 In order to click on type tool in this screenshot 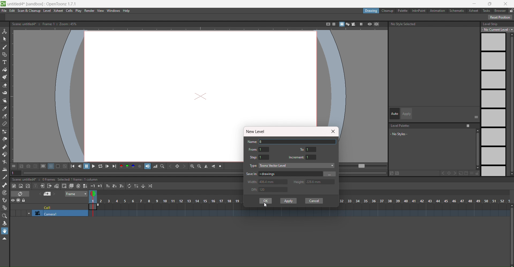, I will do `click(4, 62)`.